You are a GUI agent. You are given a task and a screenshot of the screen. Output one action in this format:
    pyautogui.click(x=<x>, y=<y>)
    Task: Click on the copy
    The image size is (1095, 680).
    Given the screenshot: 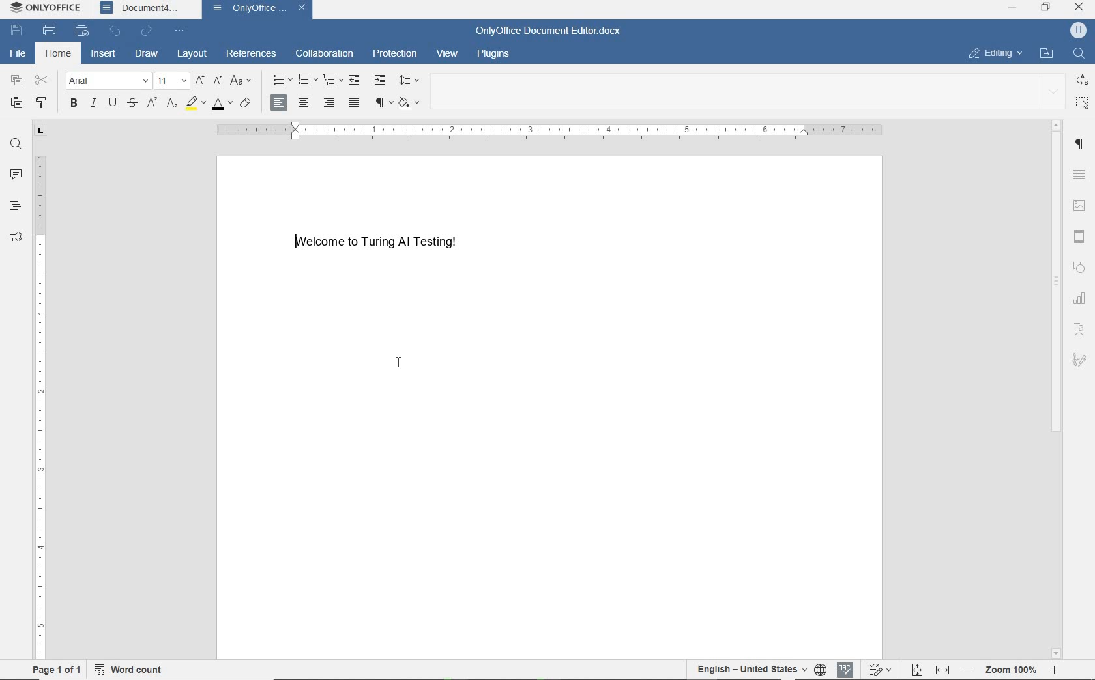 What is the action you would take?
    pyautogui.click(x=16, y=81)
    